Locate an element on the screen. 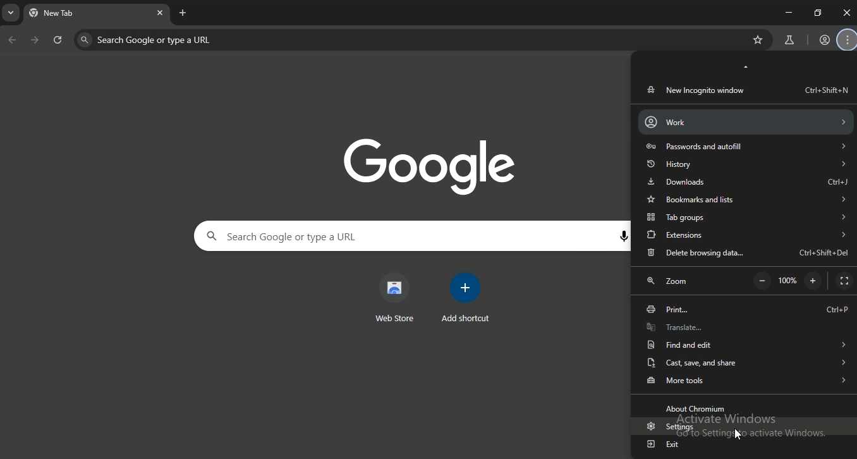  click to go back is located at coordinates (12, 40).